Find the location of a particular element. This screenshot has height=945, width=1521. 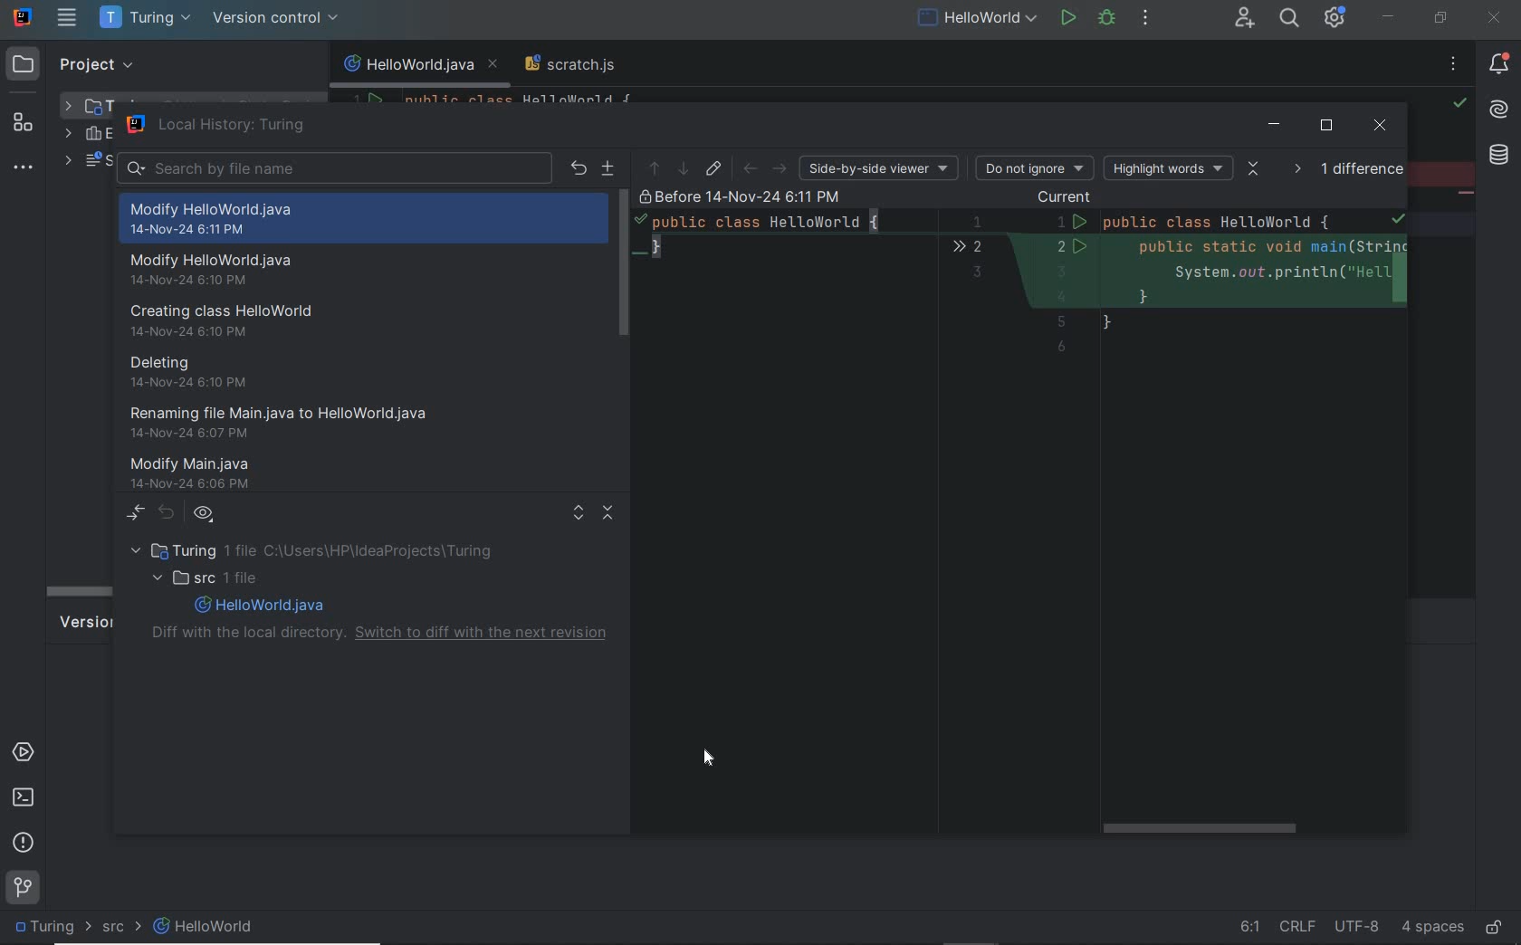

restore down is located at coordinates (1441, 16).